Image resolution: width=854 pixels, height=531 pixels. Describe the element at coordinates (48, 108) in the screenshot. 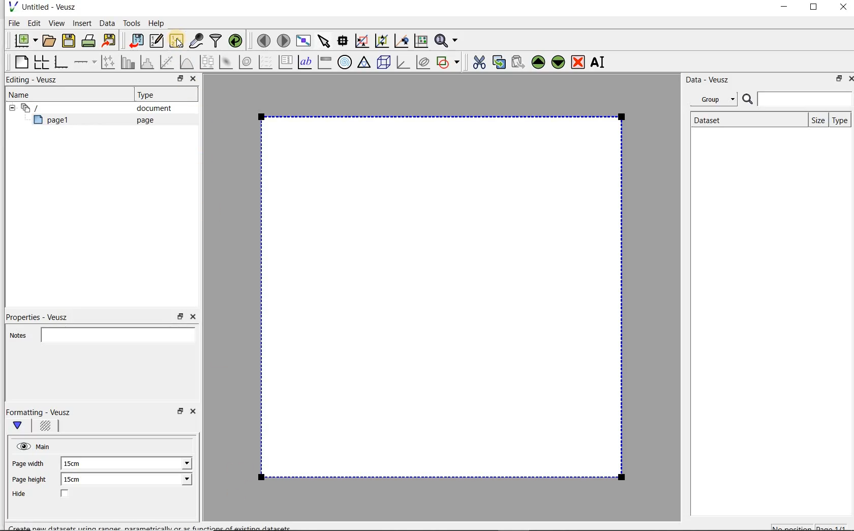

I see `Document widget` at that location.